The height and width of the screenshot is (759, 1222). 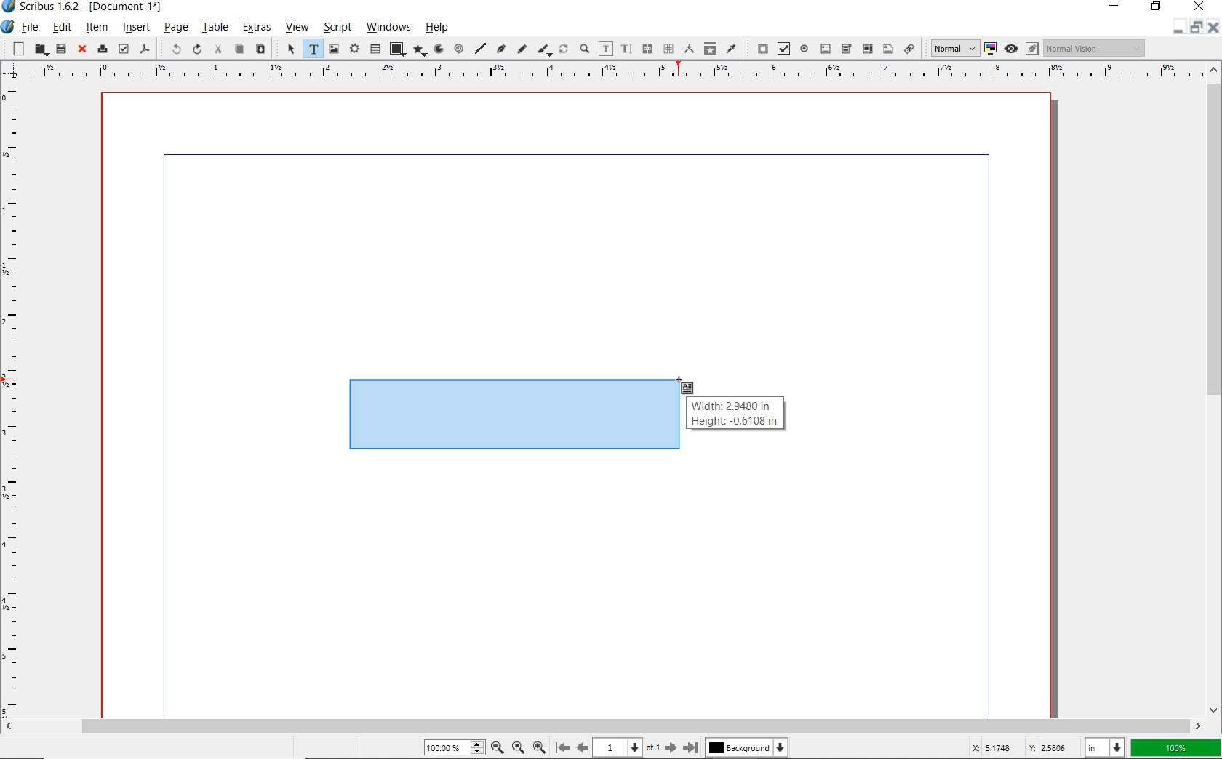 I want to click on insert, so click(x=136, y=28).